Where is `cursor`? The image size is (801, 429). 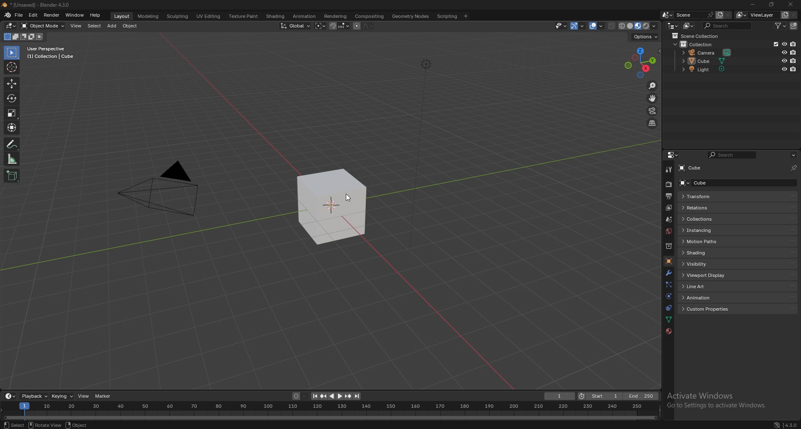 cursor is located at coordinates (12, 67).